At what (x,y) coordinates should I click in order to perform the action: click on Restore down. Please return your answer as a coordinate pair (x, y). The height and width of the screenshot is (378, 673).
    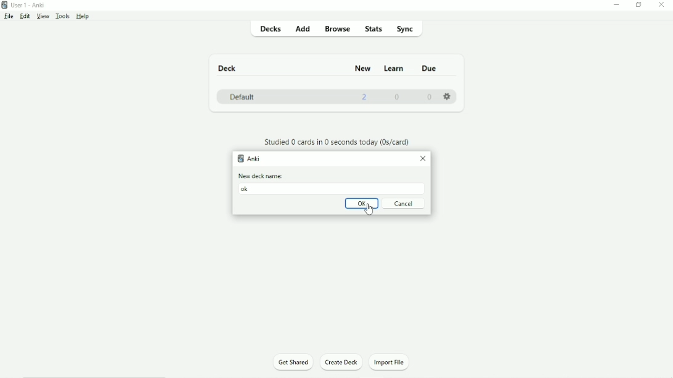
    Looking at the image, I should click on (639, 5).